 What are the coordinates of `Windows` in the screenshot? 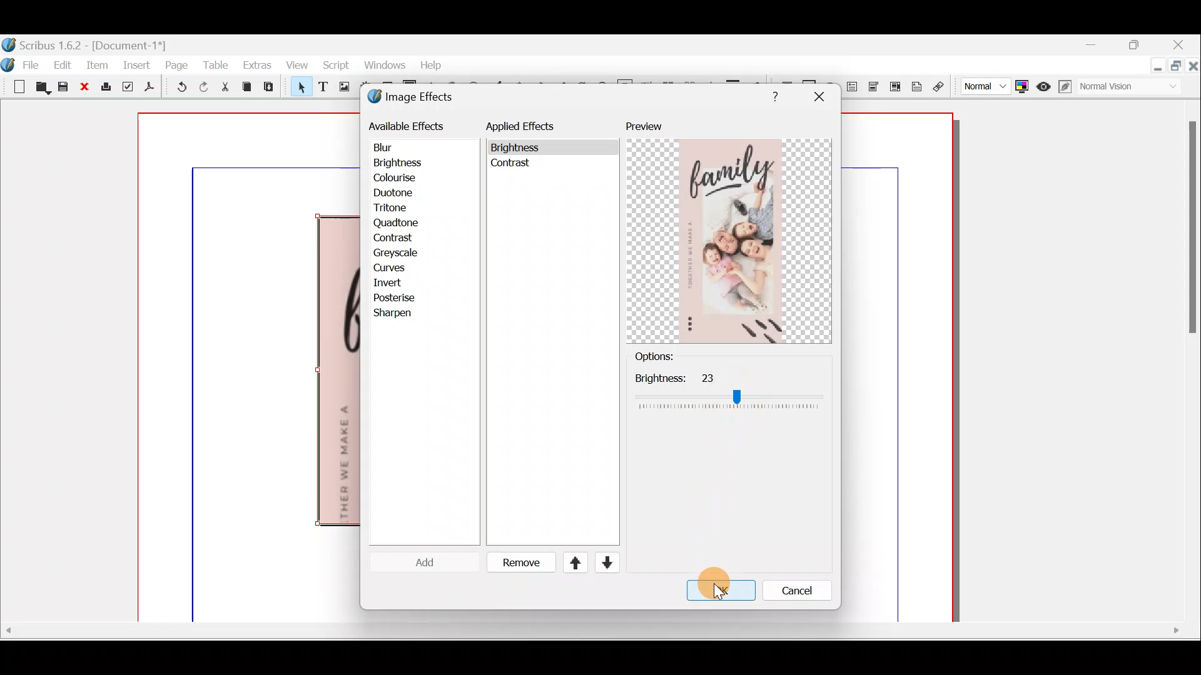 It's located at (381, 67).